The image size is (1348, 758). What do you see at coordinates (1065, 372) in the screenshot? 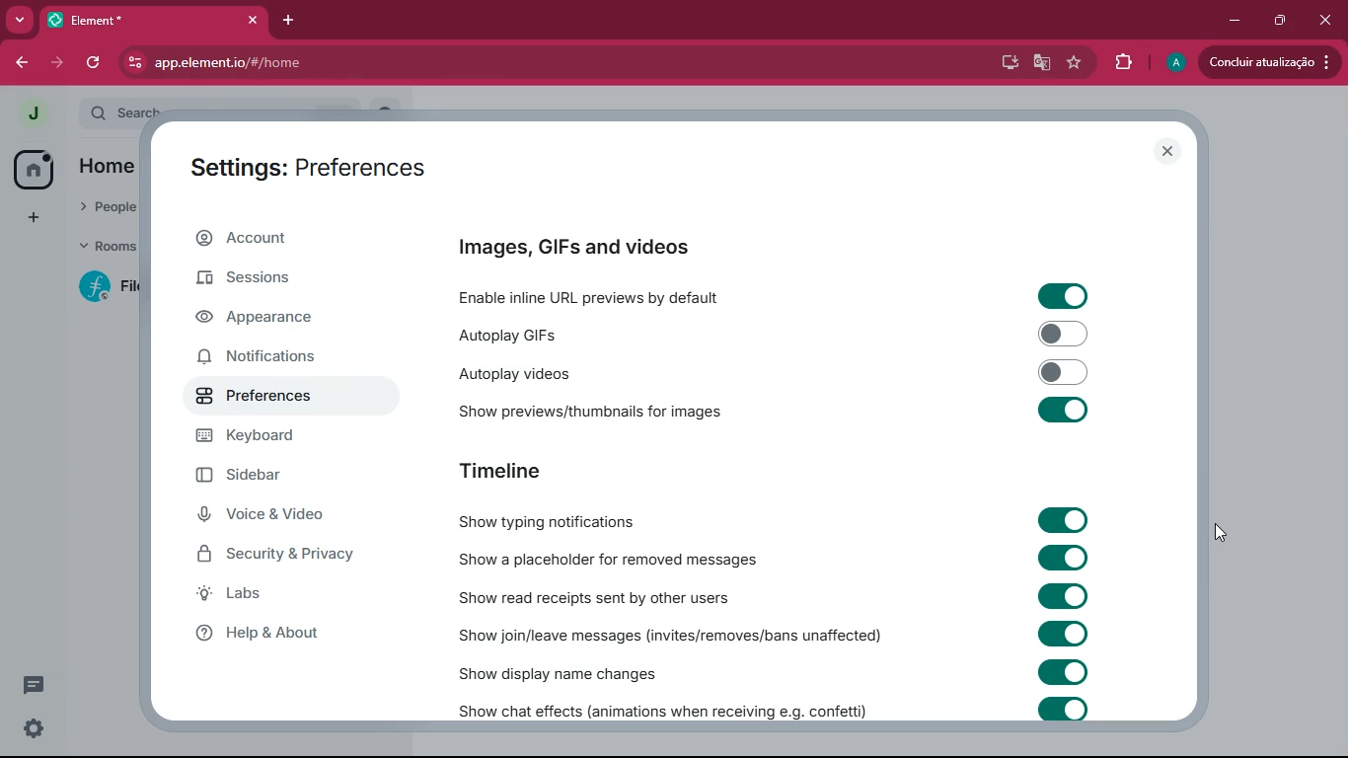
I see `toggle on/off` at bounding box center [1065, 372].